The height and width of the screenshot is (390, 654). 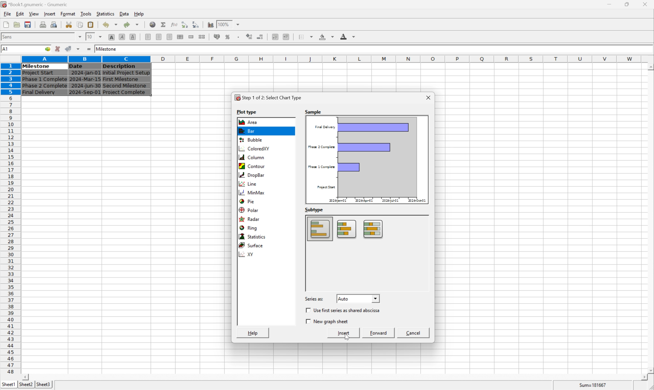 What do you see at coordinates (254, 245) in the screenshot?
I see `surface` at bounding box center [254, 245].